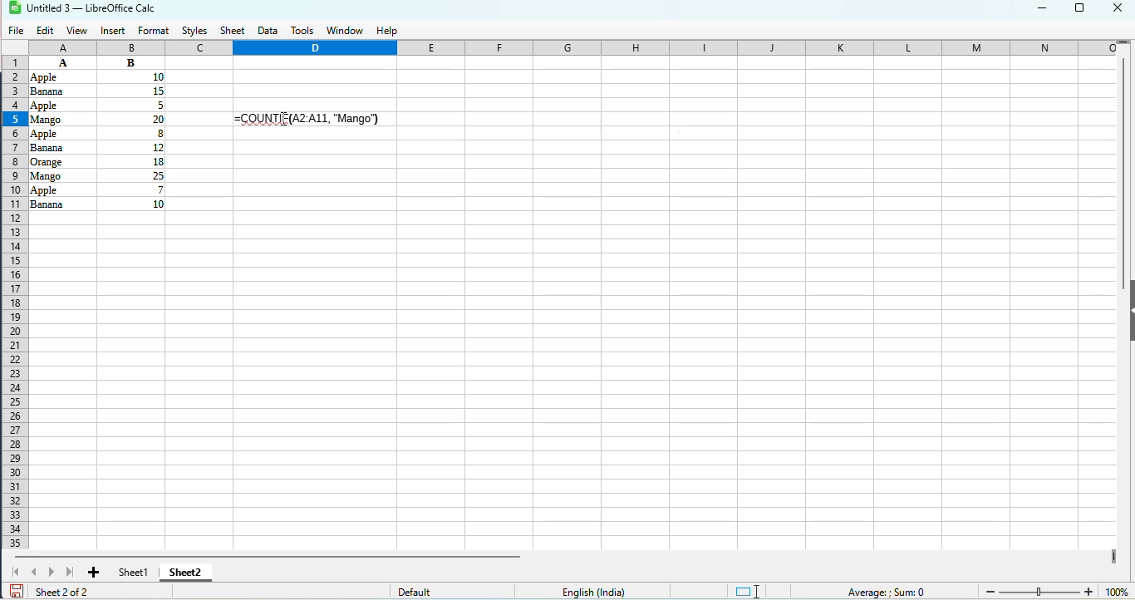 Image resolution: width=1135 pixels, height=600 pixels. What do you see at coordinates (748, 592) in the screenshot?
I see `standard selection` at bounding box center [748, 592].